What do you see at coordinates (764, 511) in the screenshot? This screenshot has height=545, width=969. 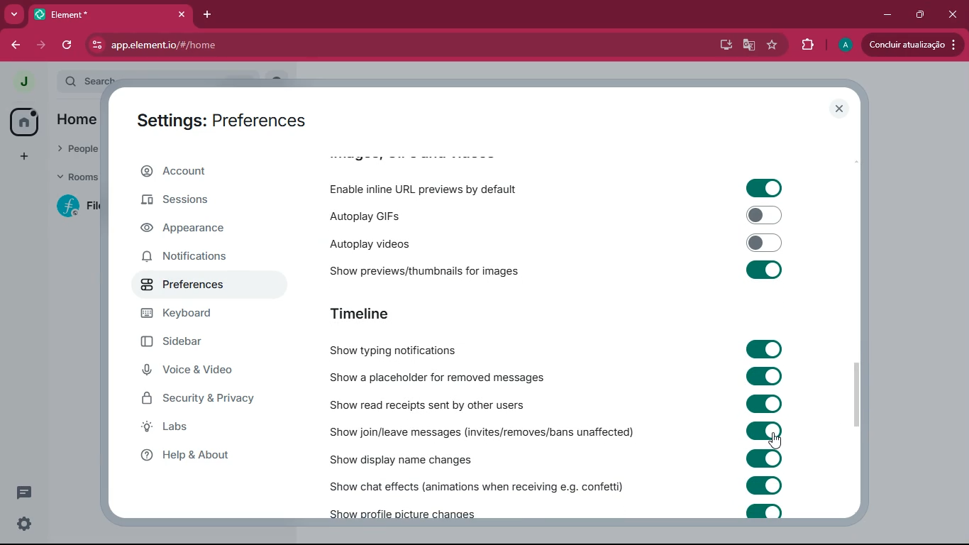 I see `toggle on/off` at bounding box center [764, 511].